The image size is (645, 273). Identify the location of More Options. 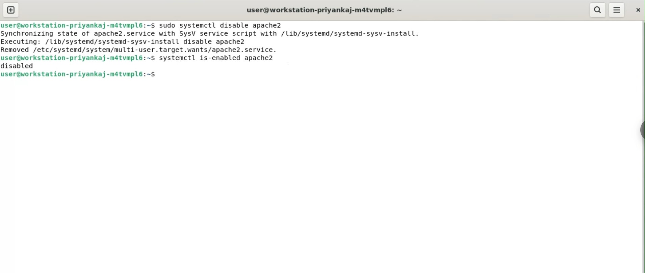
(619, 9).